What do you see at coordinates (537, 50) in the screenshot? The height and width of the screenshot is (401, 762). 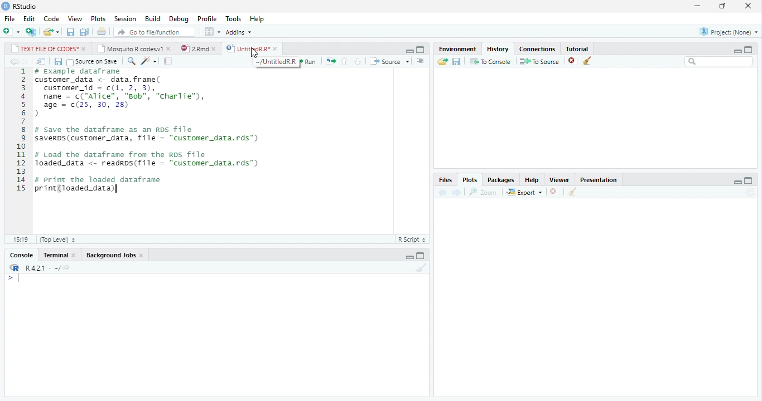 I see `Connections` at bounding box center [537, 50].